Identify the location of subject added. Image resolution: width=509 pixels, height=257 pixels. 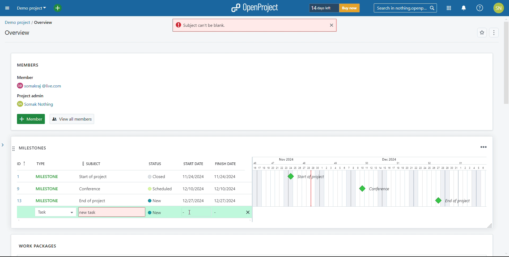
(89, 212).